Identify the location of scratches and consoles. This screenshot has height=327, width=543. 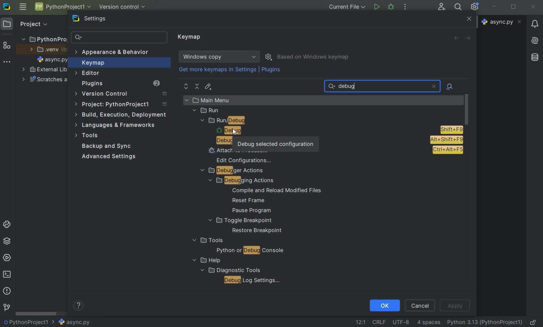
(45, 80).